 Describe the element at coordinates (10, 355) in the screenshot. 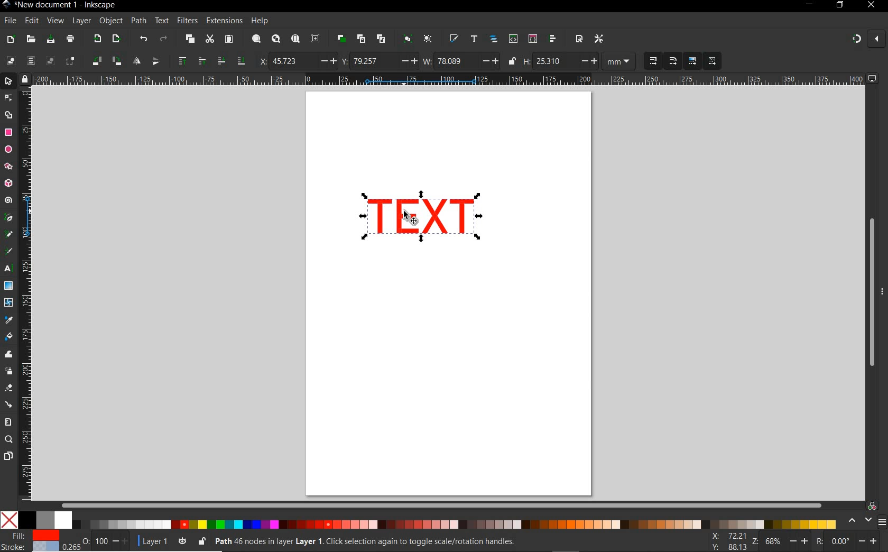

I see `TWEAK TOOL` at that location.